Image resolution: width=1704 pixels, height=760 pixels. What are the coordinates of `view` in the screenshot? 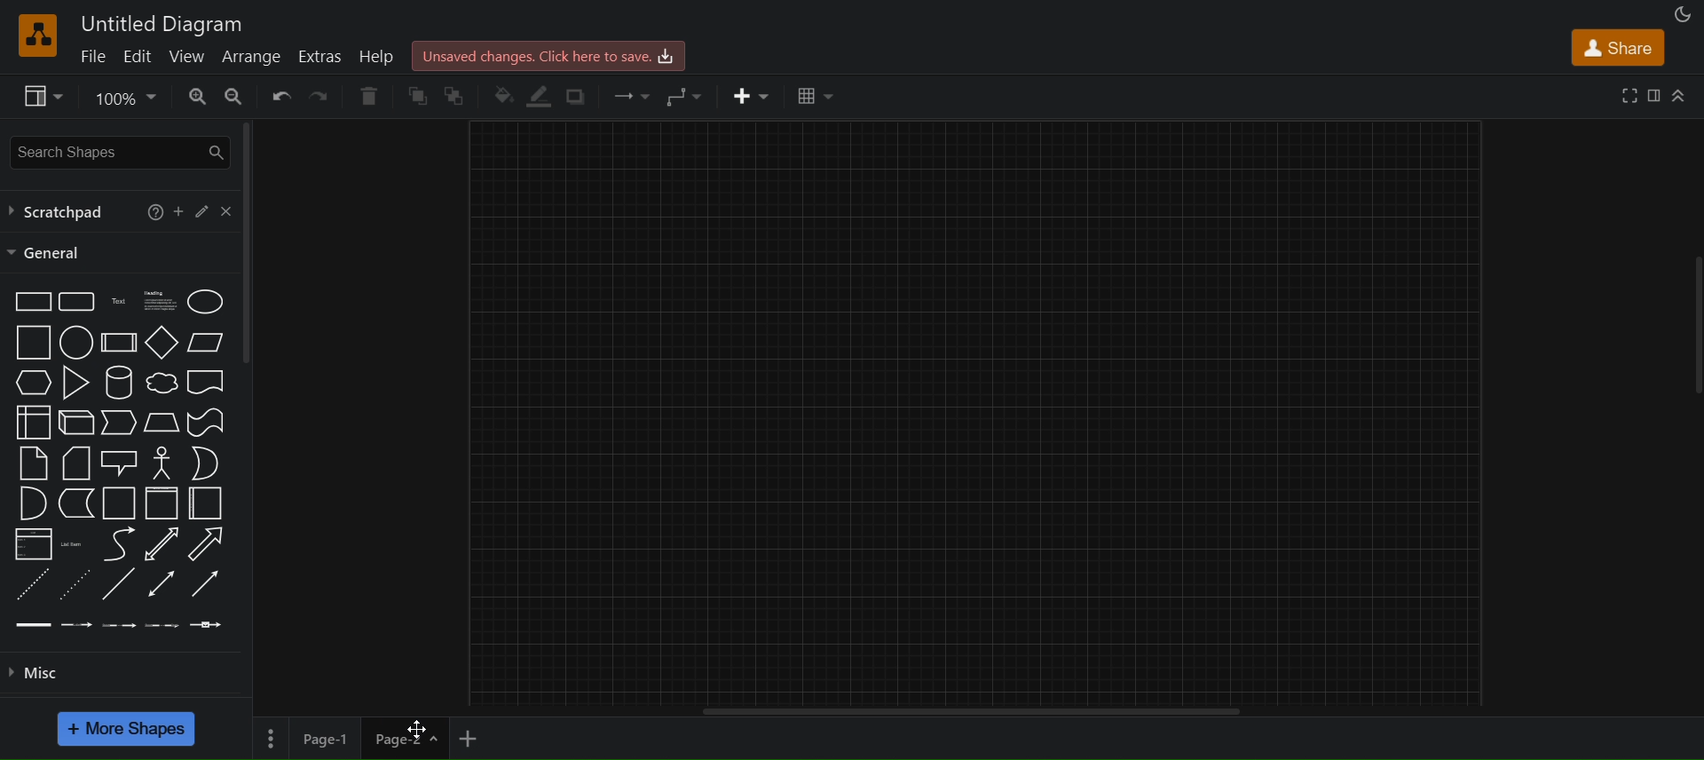 It's located at (40, 97).